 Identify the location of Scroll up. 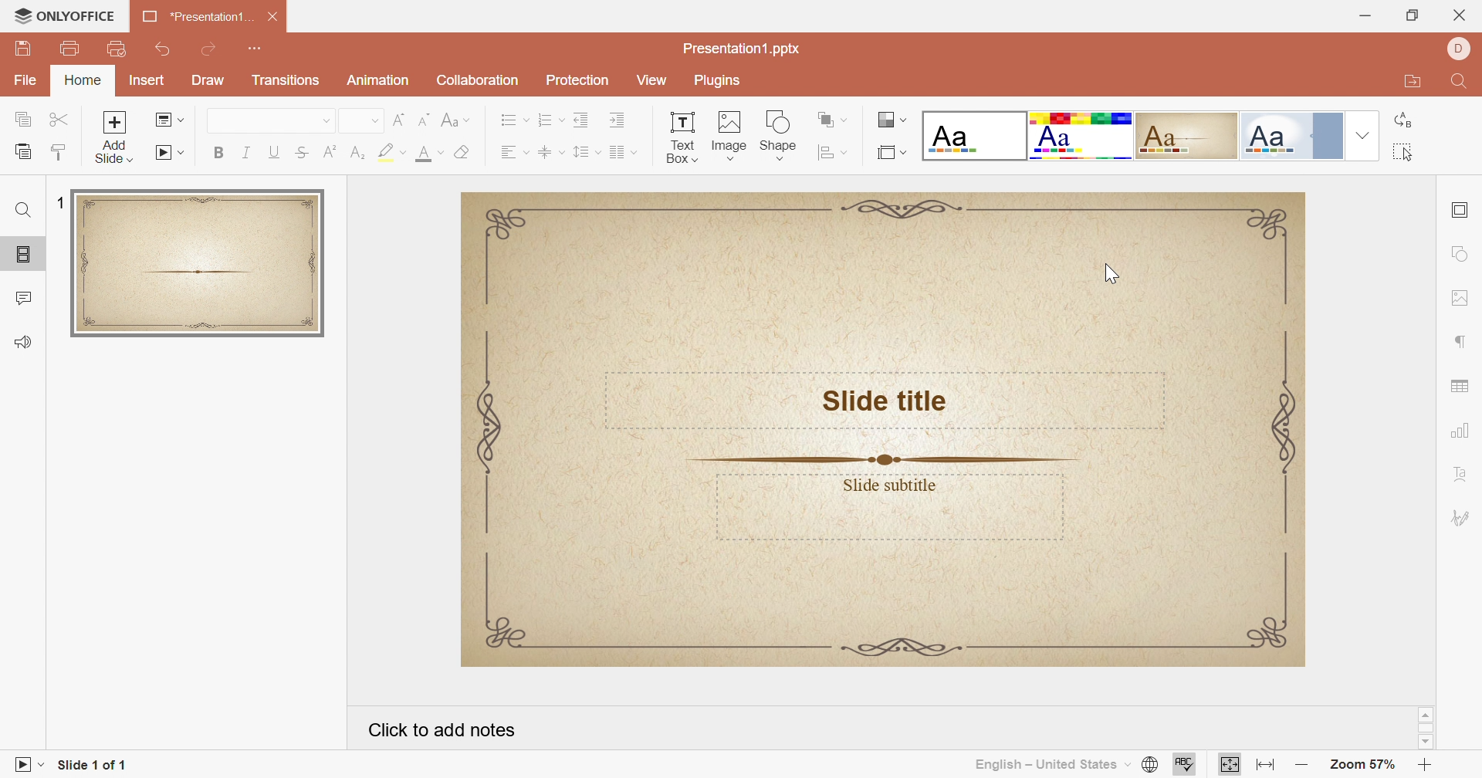
(1427, 712).